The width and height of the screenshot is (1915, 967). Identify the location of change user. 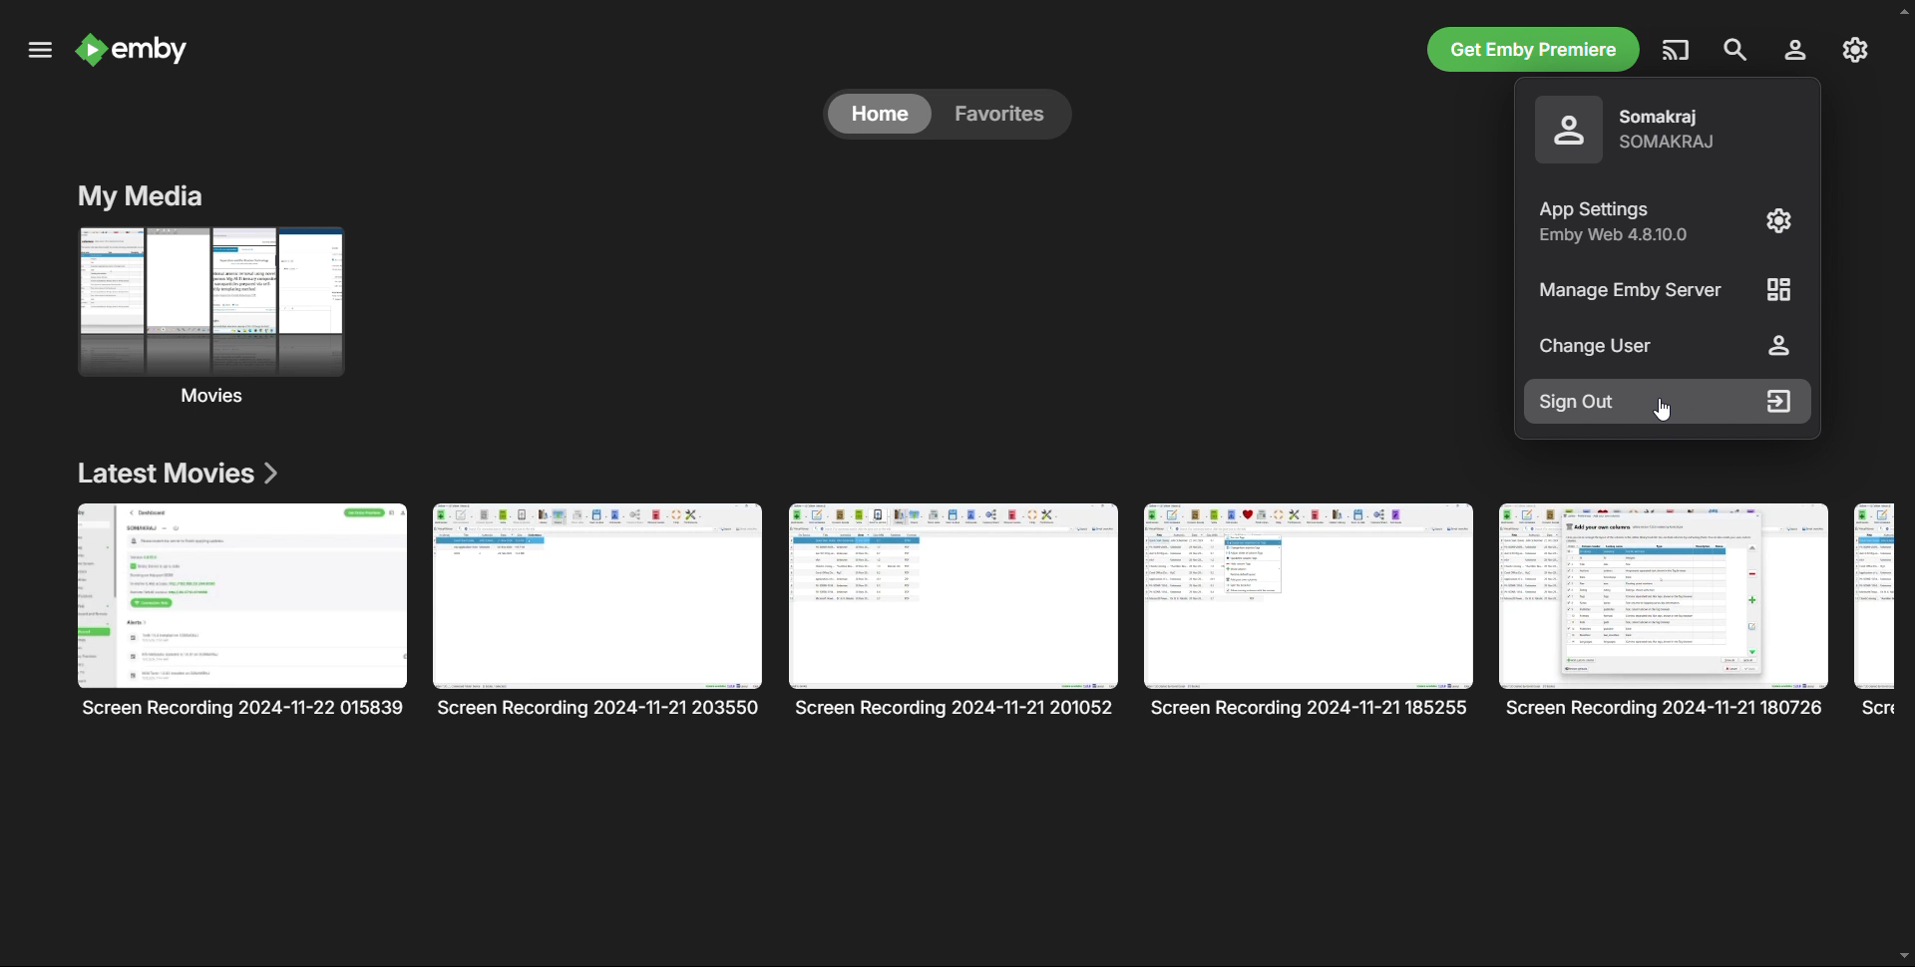
(1667, 345).